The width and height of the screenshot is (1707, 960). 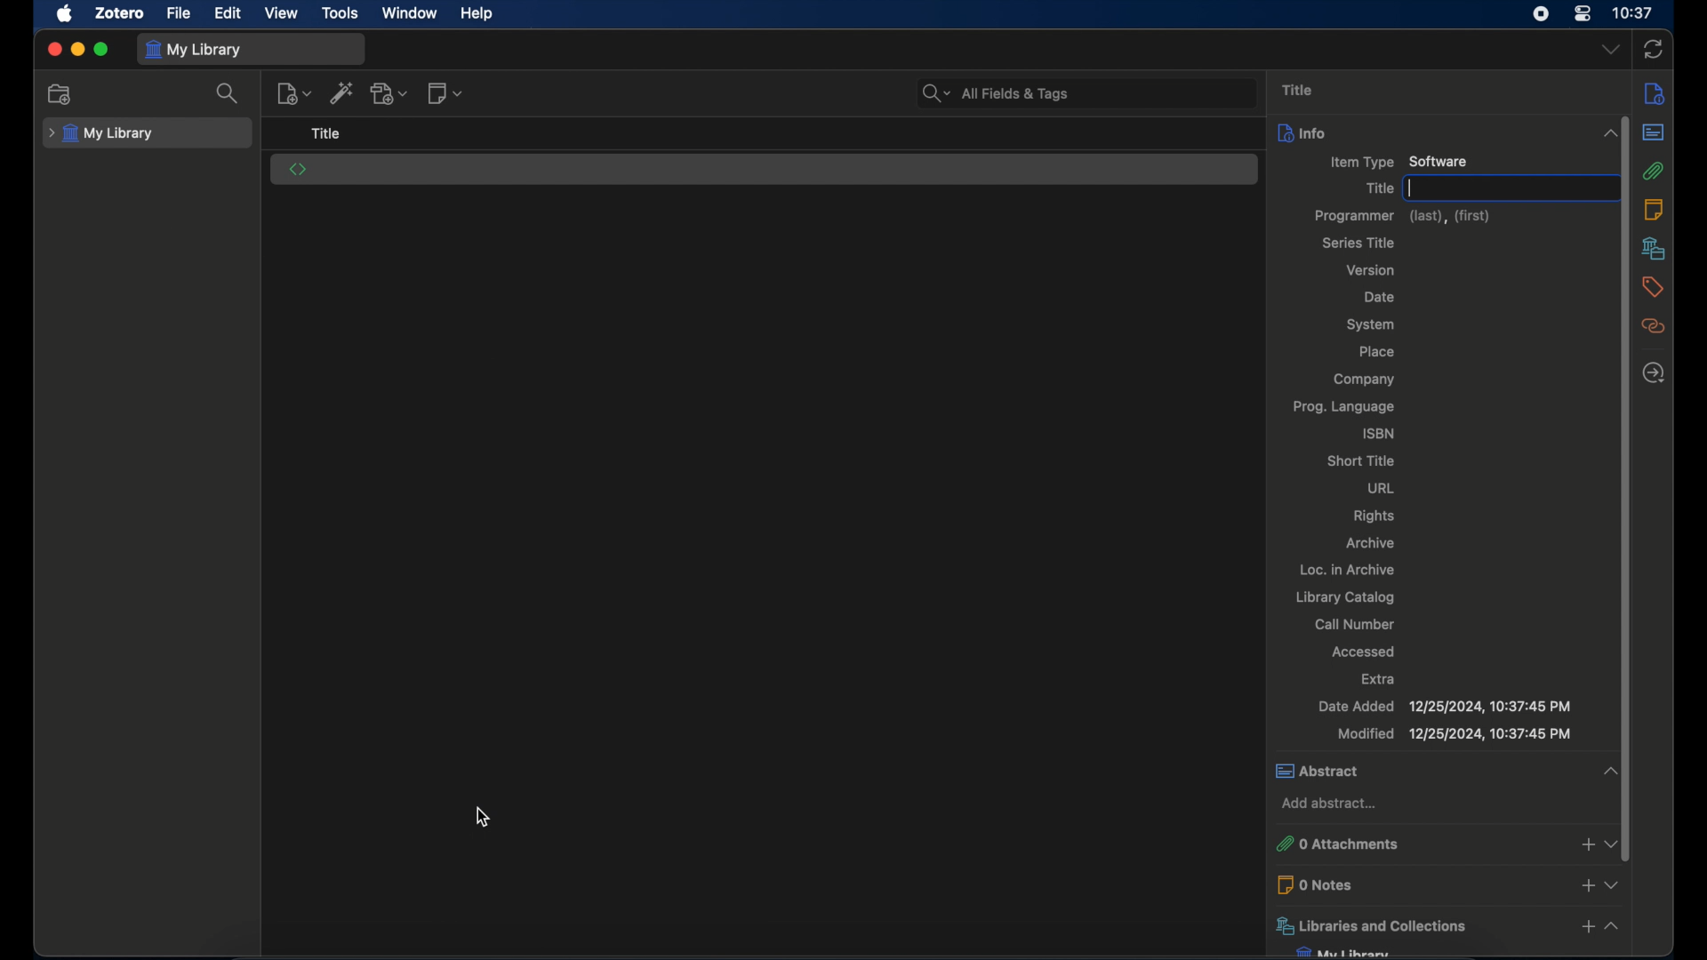 What do you see at coordinates (409, 12) in the screenshot?
I see `window` at bounding box center [409, 12].